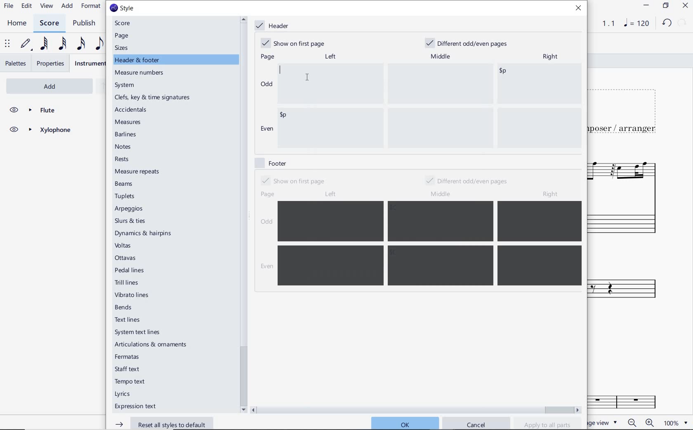 The width and height of the screenshot is (693, 430). Describe the element at coordinates (129, 123) in the screenshot. I see `measures` at that location.